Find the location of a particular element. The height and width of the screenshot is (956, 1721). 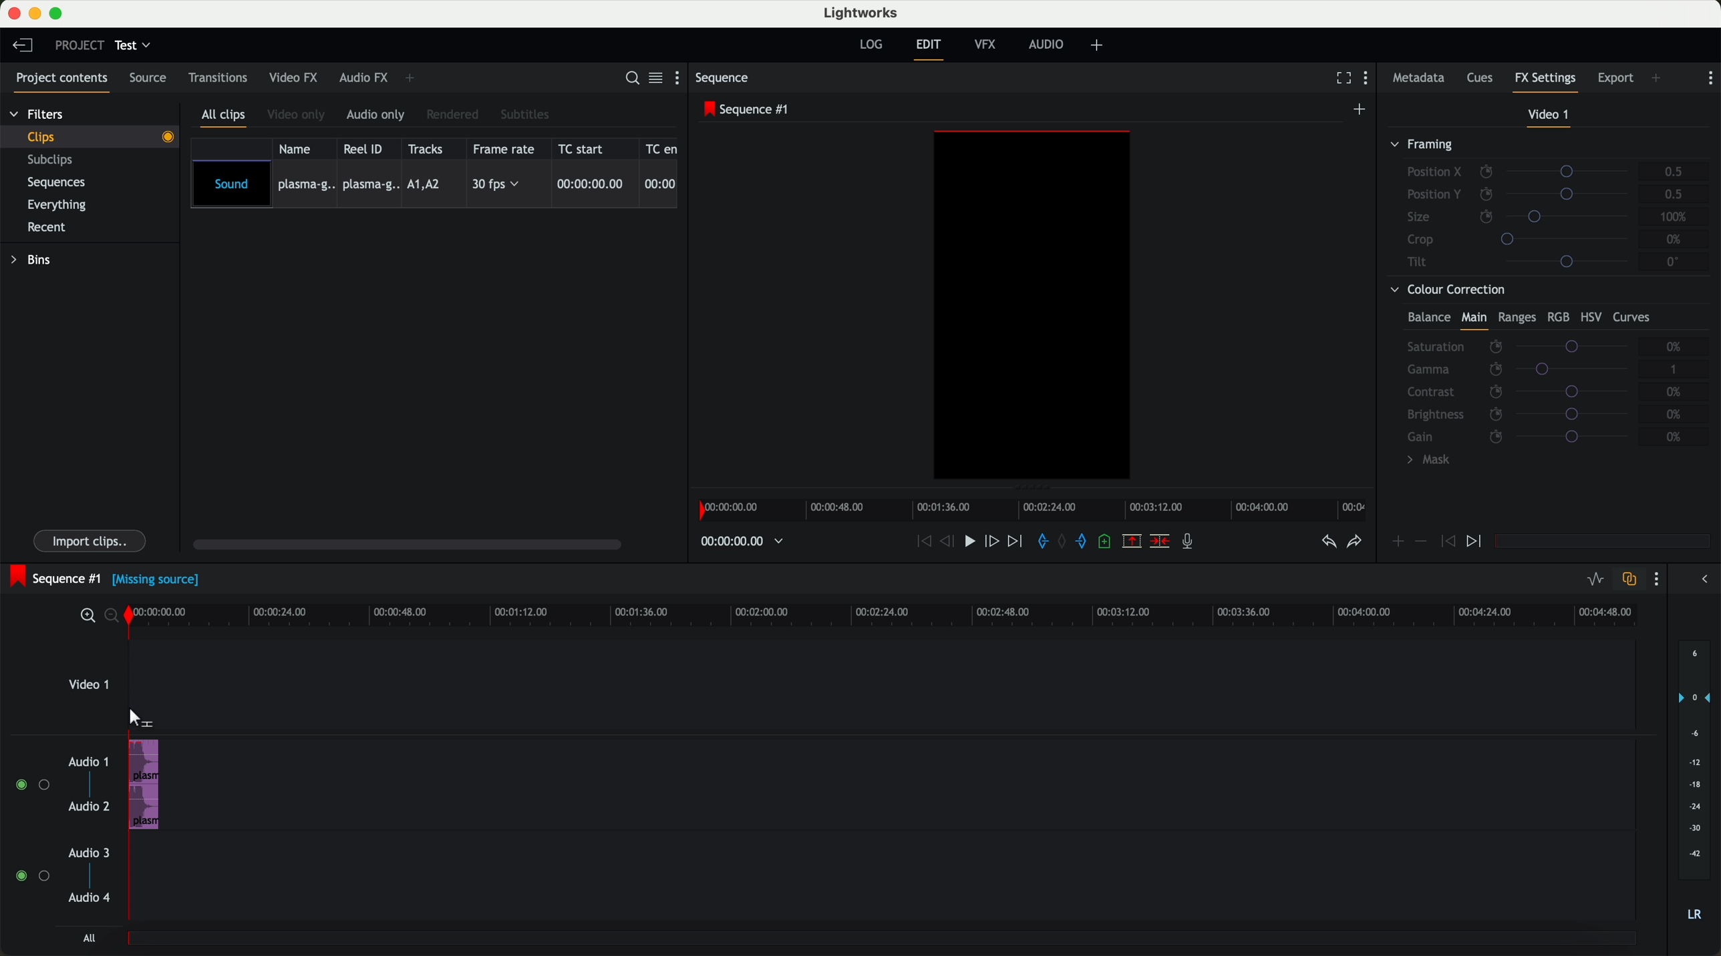

project contents is located at coordinates (58, 80).